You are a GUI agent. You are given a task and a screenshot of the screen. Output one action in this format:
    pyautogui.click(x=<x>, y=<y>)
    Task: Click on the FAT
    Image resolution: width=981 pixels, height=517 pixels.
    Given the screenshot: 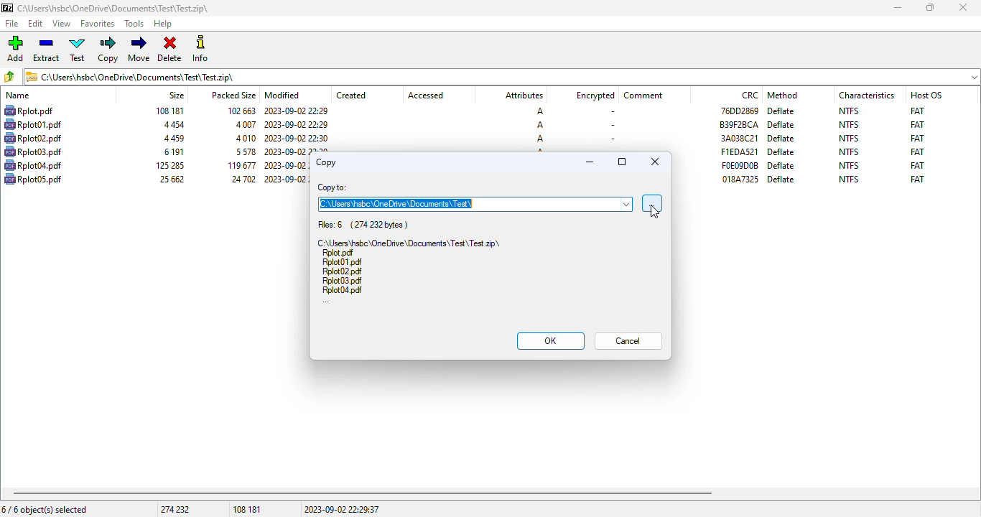 What is the action you would take?
    pyautogui.click(x=917, y=138)
    